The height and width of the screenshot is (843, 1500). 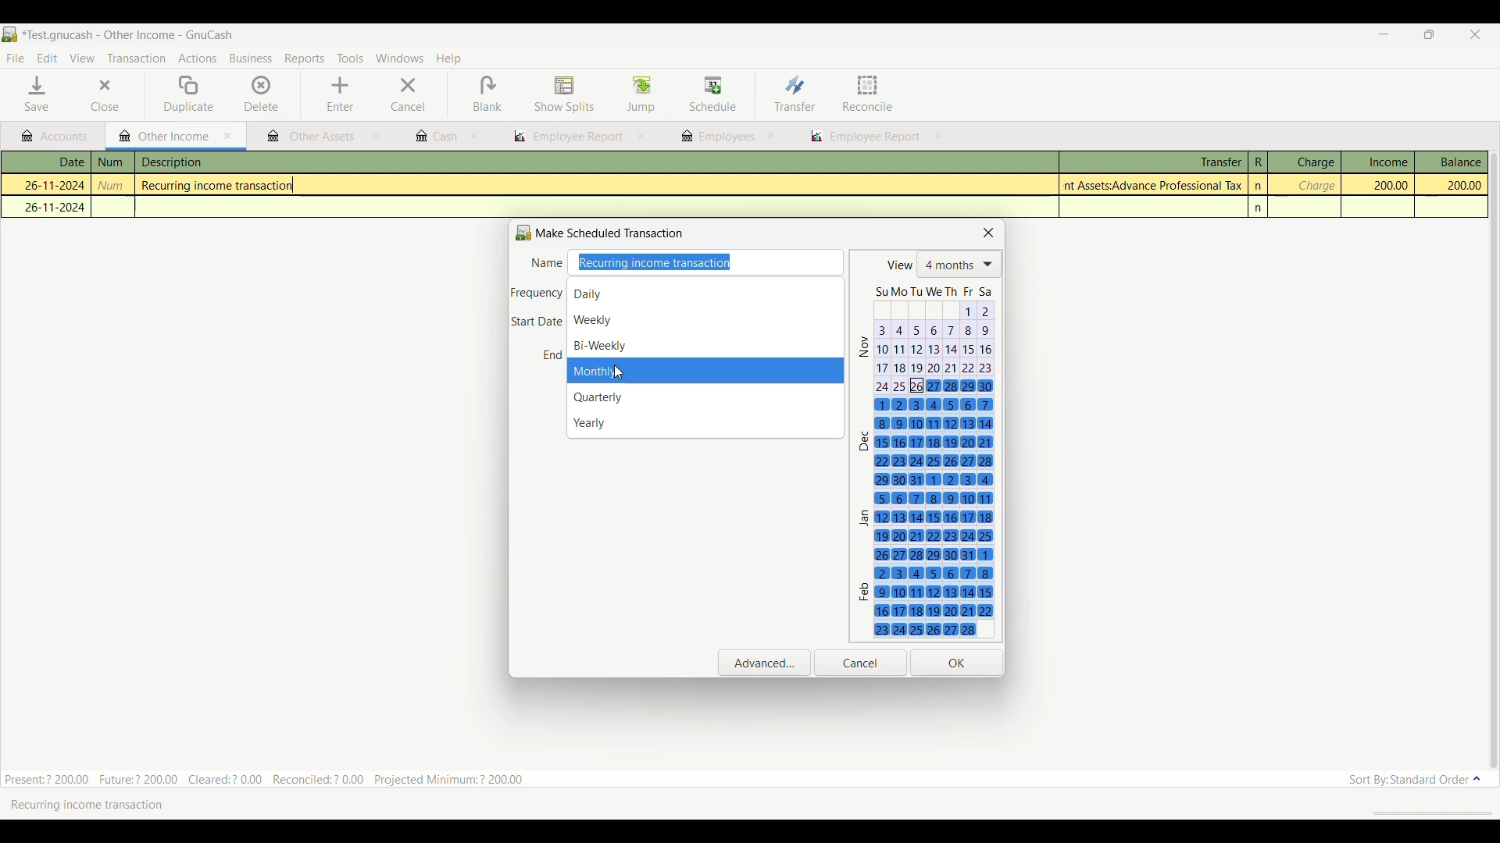 I want to click on Daily, so click(x=705, y=297).